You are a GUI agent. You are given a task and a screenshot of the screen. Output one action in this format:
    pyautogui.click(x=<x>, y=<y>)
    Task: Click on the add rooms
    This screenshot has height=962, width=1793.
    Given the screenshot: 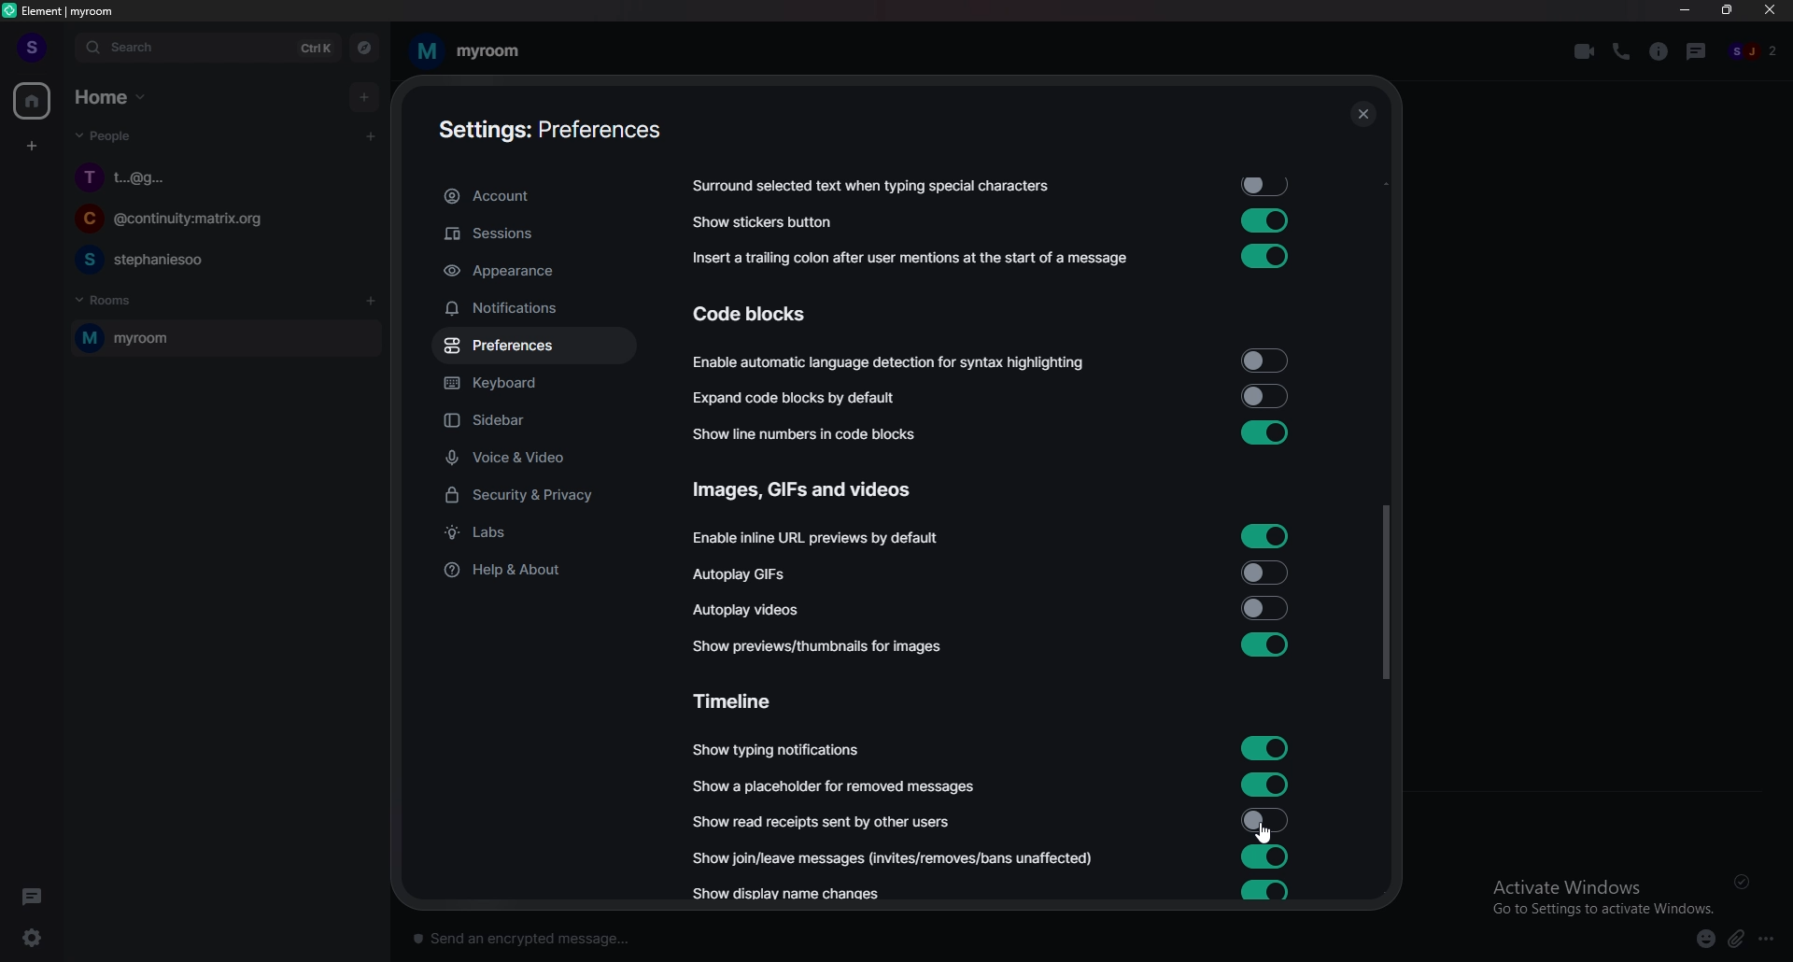 What is the action you would take?
    pyautogui.click(x=372, y=302)
    